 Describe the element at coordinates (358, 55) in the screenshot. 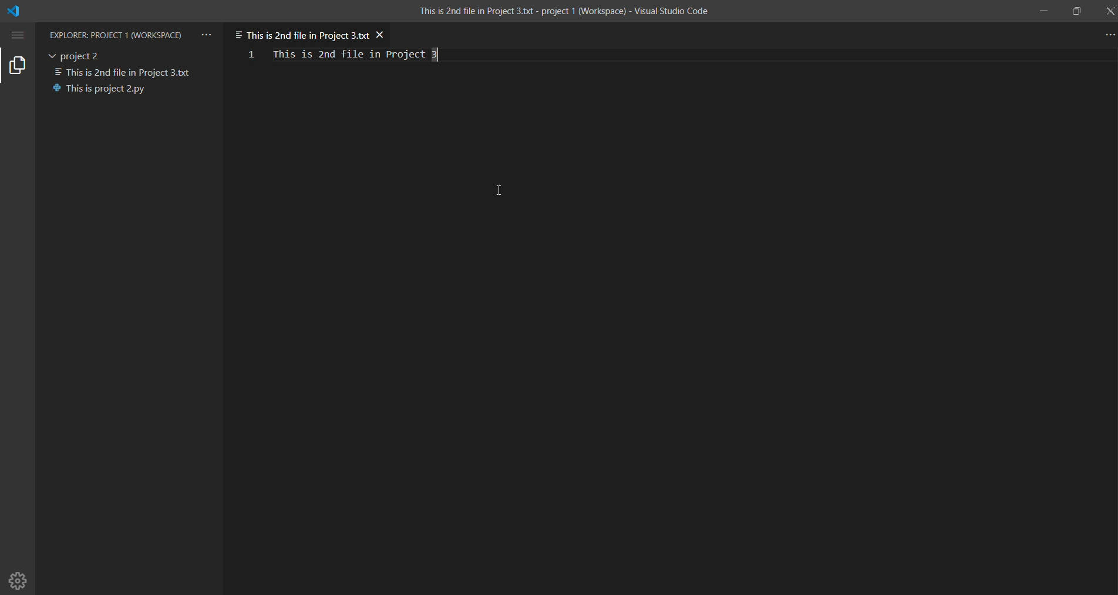

I see `This is 2nd file in Project 3` at that location.